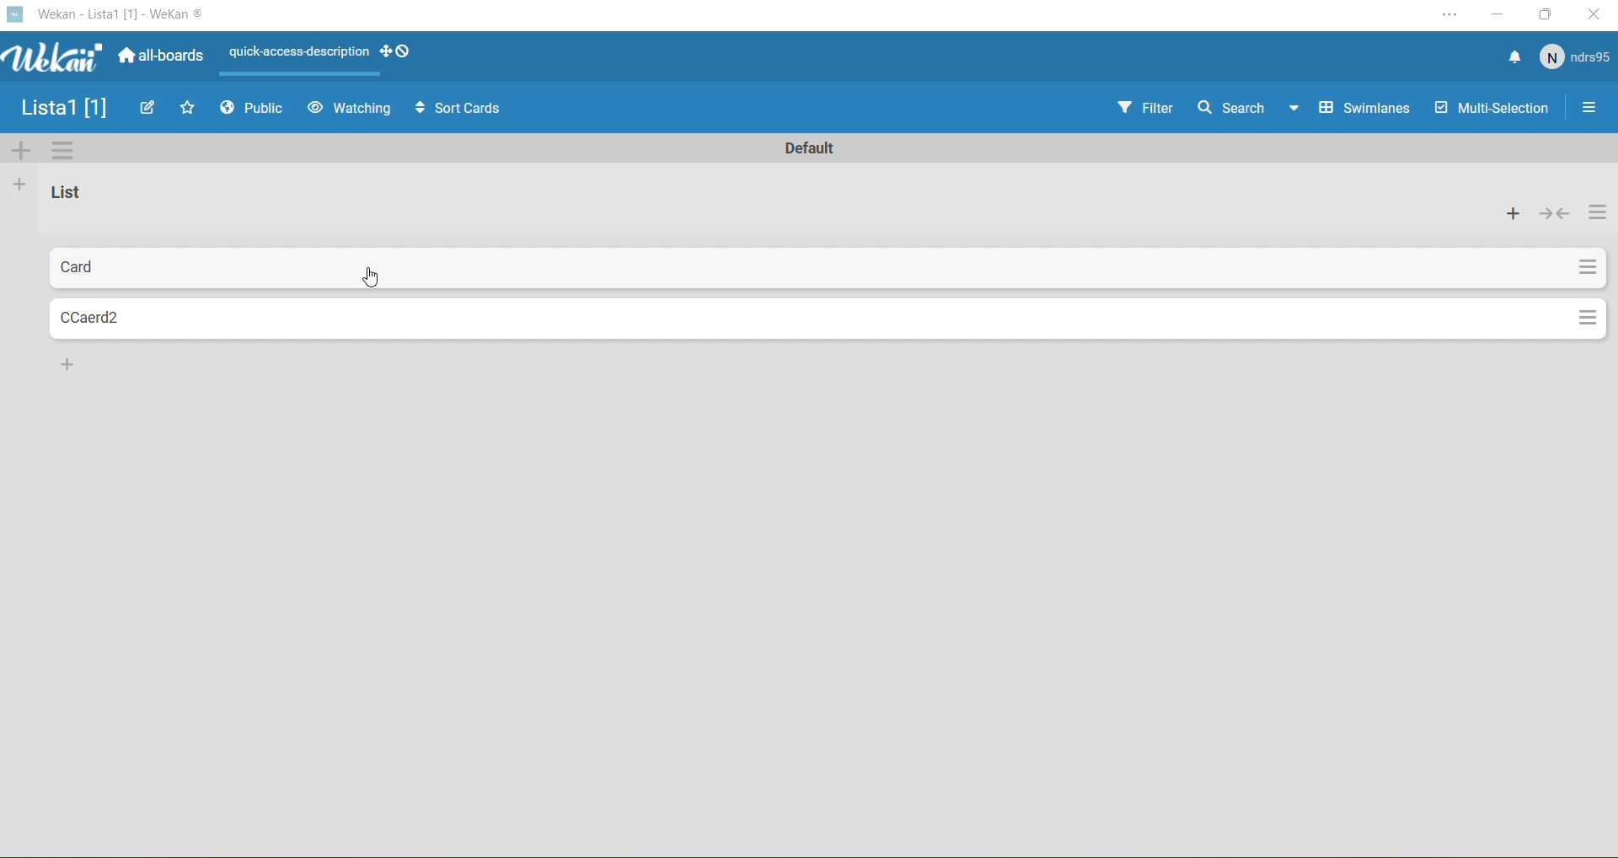 Image resolution: width=1618 pixels, height=858 pixels. I want to click on add, so click(1505, 213).